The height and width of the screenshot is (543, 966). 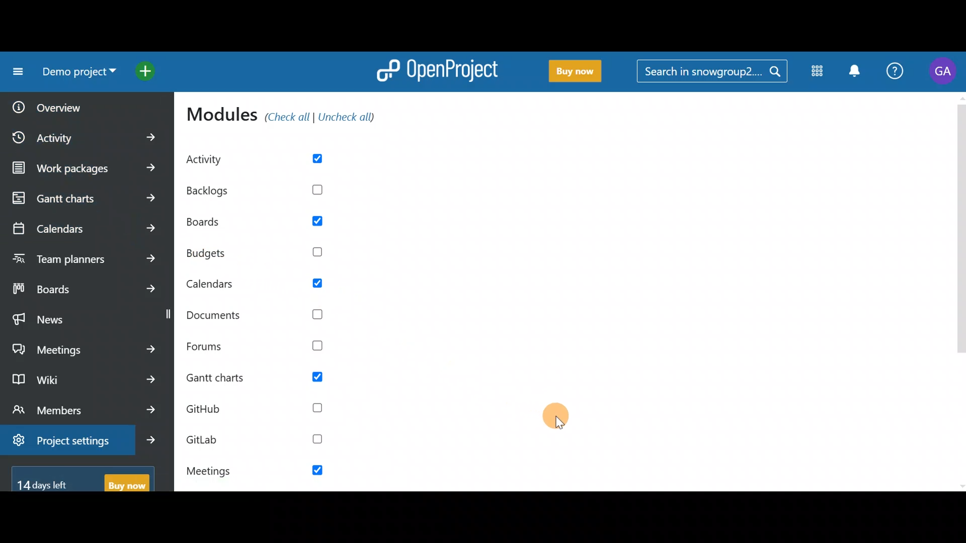 I want to click on Scroll bar, so click(x=960, y=291).